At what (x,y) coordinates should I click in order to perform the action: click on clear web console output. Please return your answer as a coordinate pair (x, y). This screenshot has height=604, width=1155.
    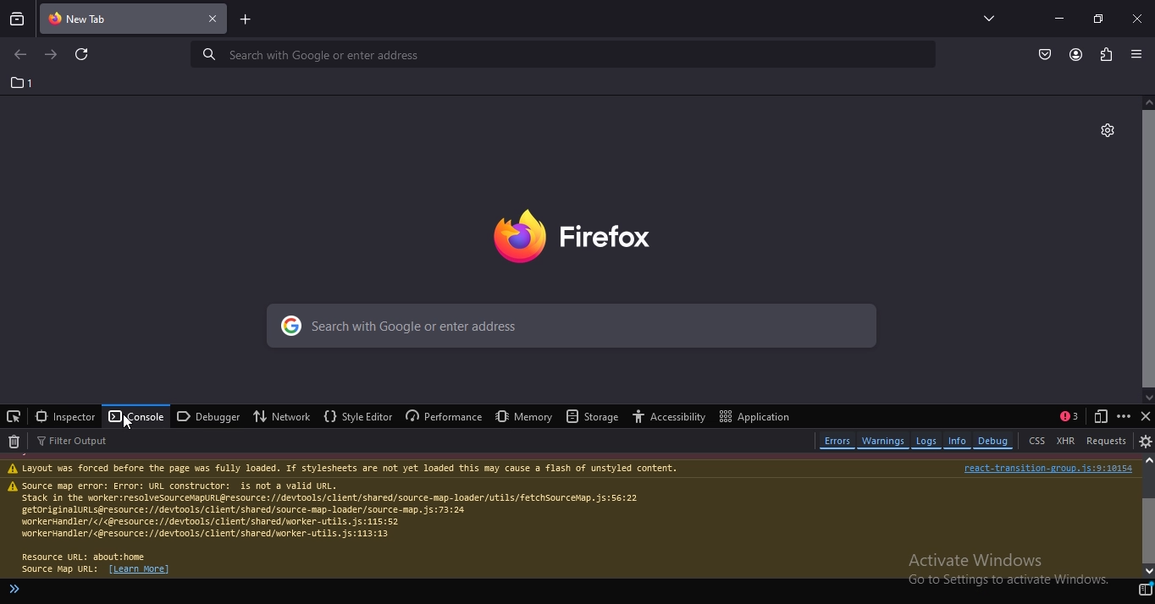
    Looking at the image, I should click on (14, 442).